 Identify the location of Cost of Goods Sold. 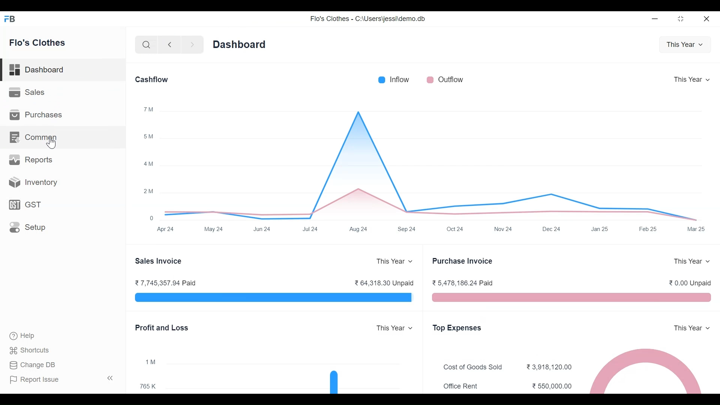
(475, 367).